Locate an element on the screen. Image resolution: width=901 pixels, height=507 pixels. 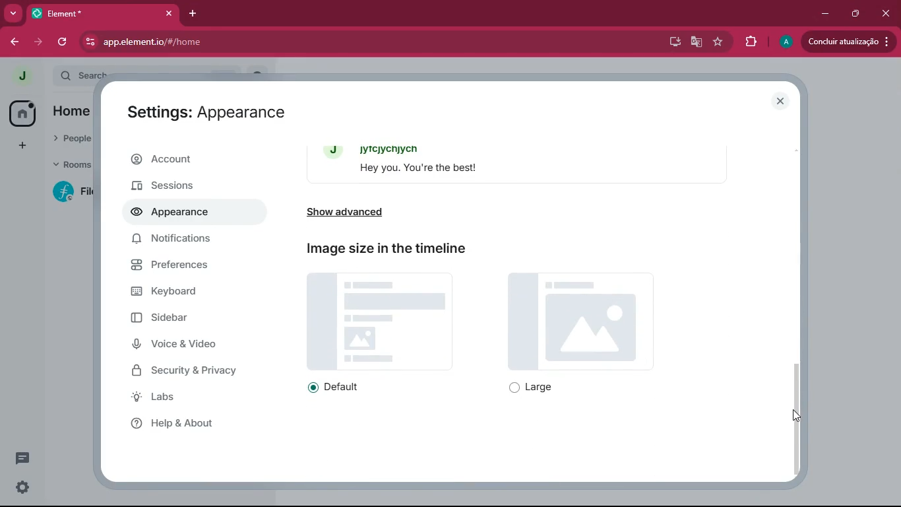
profile is located at coordinates (784, 42).